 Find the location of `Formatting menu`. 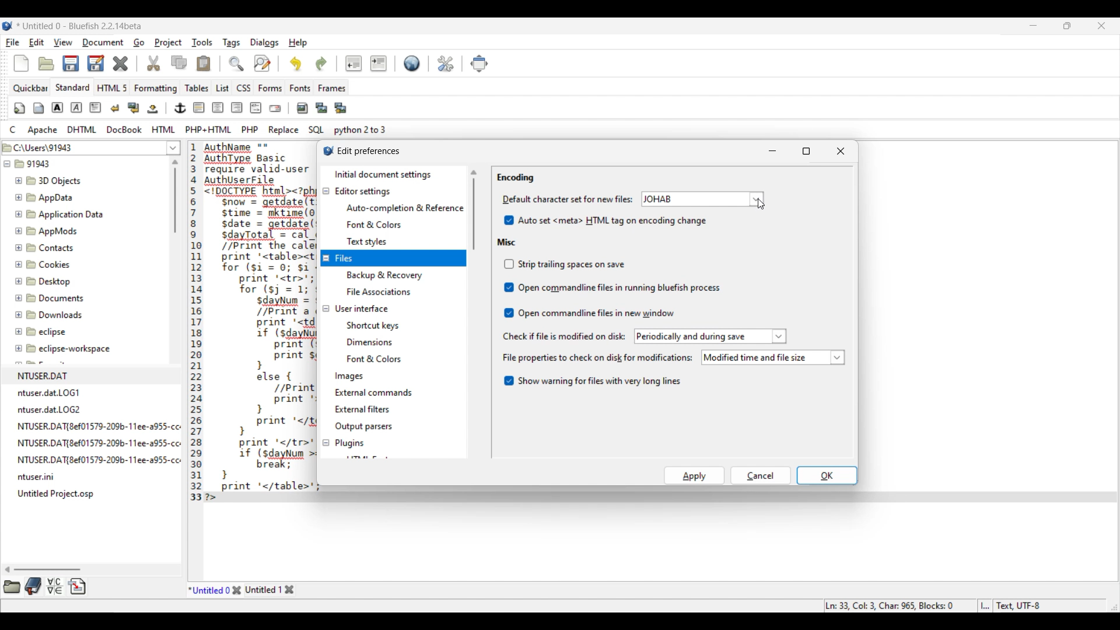

Formatting menu is located at coordinates (155, 89).